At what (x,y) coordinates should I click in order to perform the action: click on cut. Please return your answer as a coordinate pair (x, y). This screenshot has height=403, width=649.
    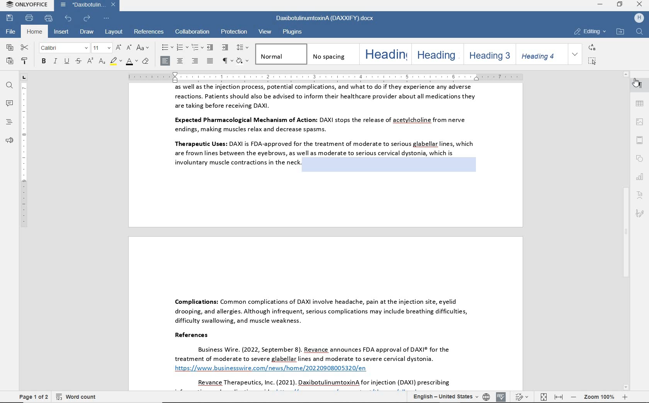
    Looking at the image, I should click on (25, 48).